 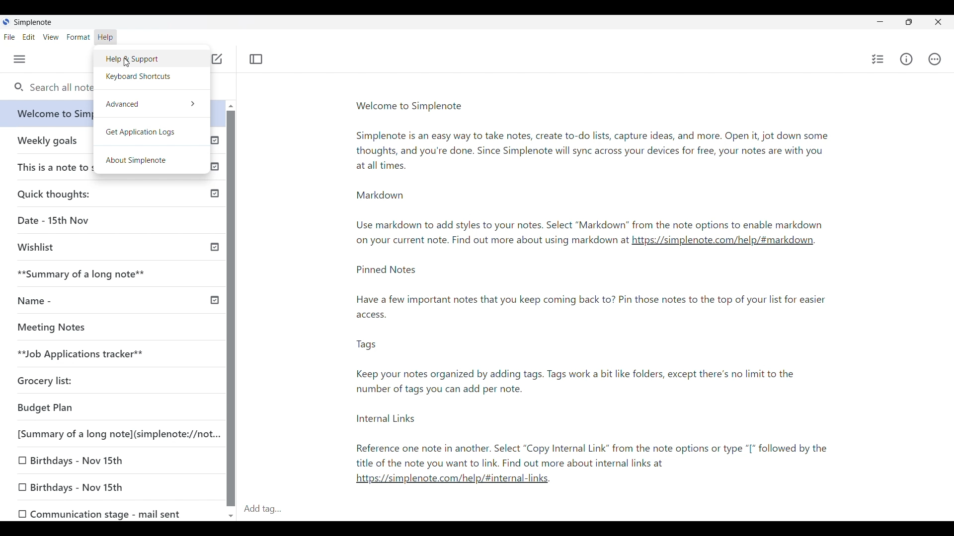 I want to click on **Summary of a long note**, so click(x=91, y=274).